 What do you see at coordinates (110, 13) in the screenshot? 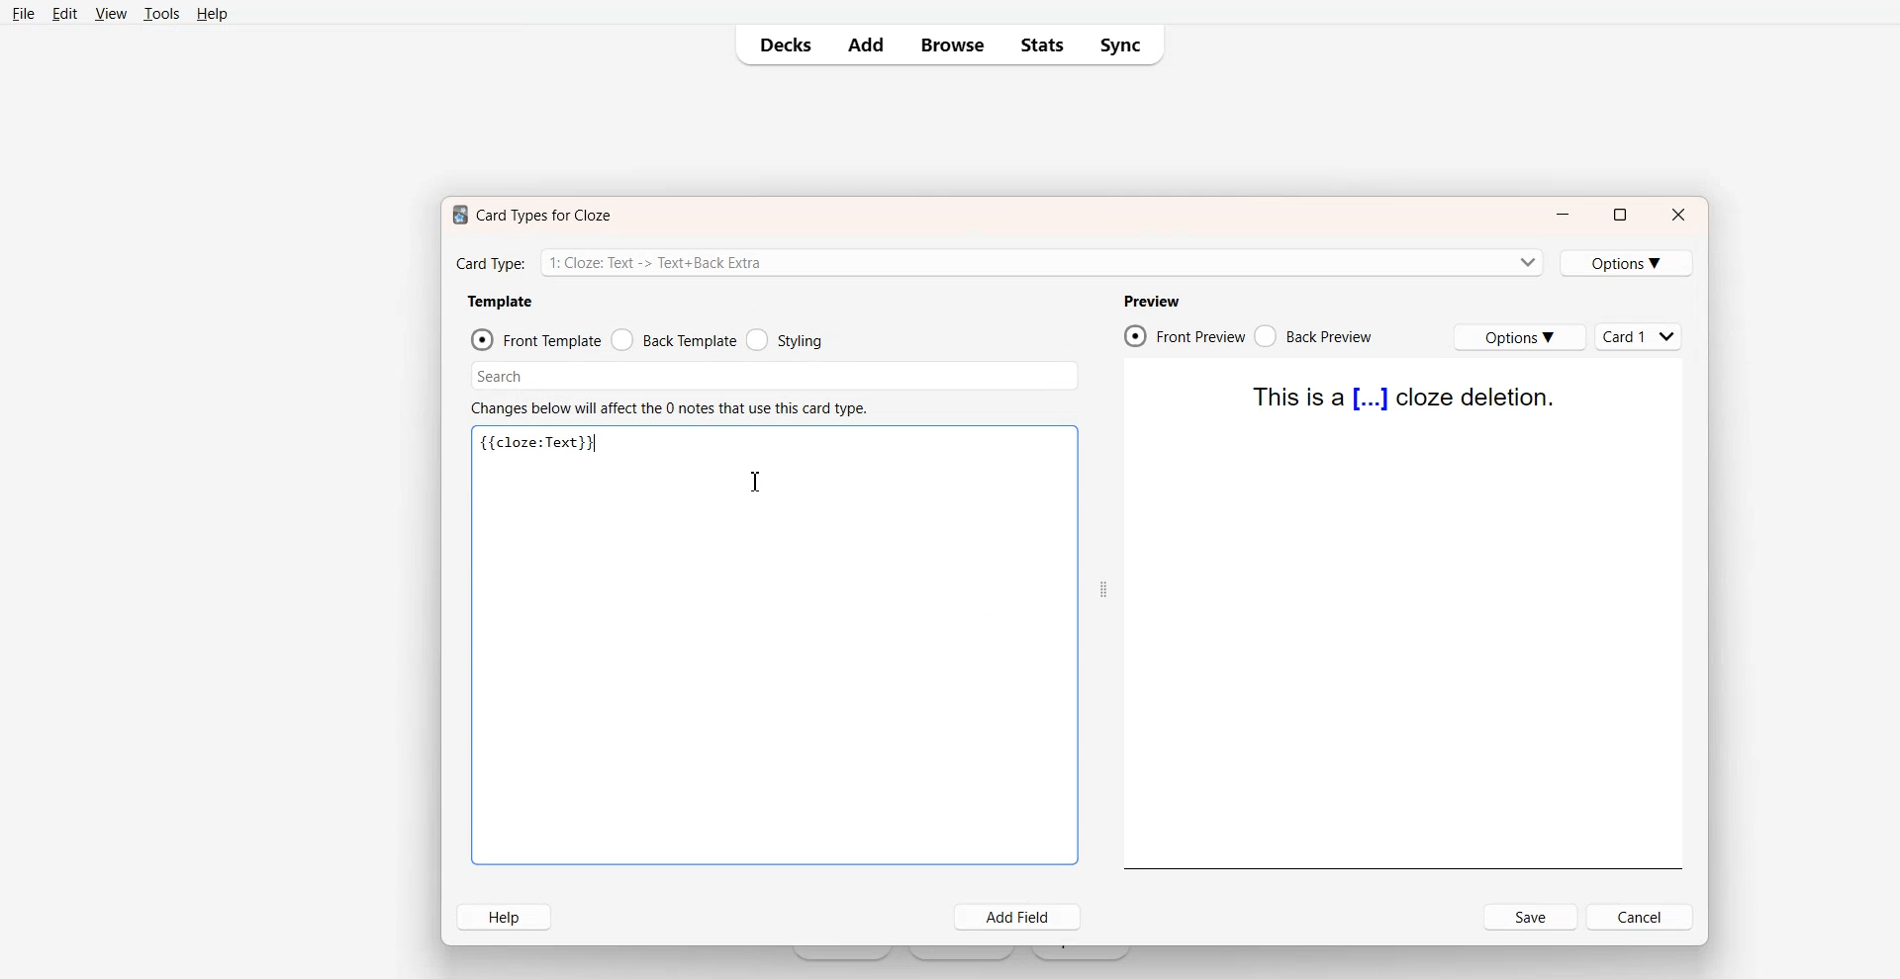
I see `View` at bounding box center [110, 13].